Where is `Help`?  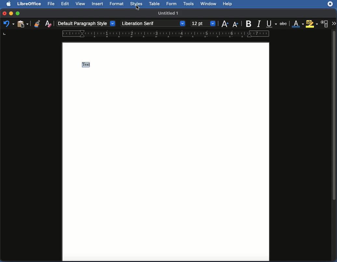
Help is located at coordinates (228, 4).